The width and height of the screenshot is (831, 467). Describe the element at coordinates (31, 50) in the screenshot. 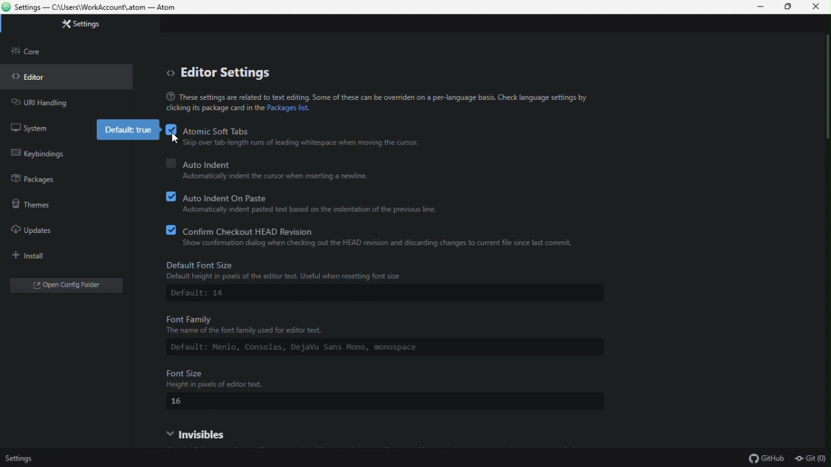

I see `` at that location.